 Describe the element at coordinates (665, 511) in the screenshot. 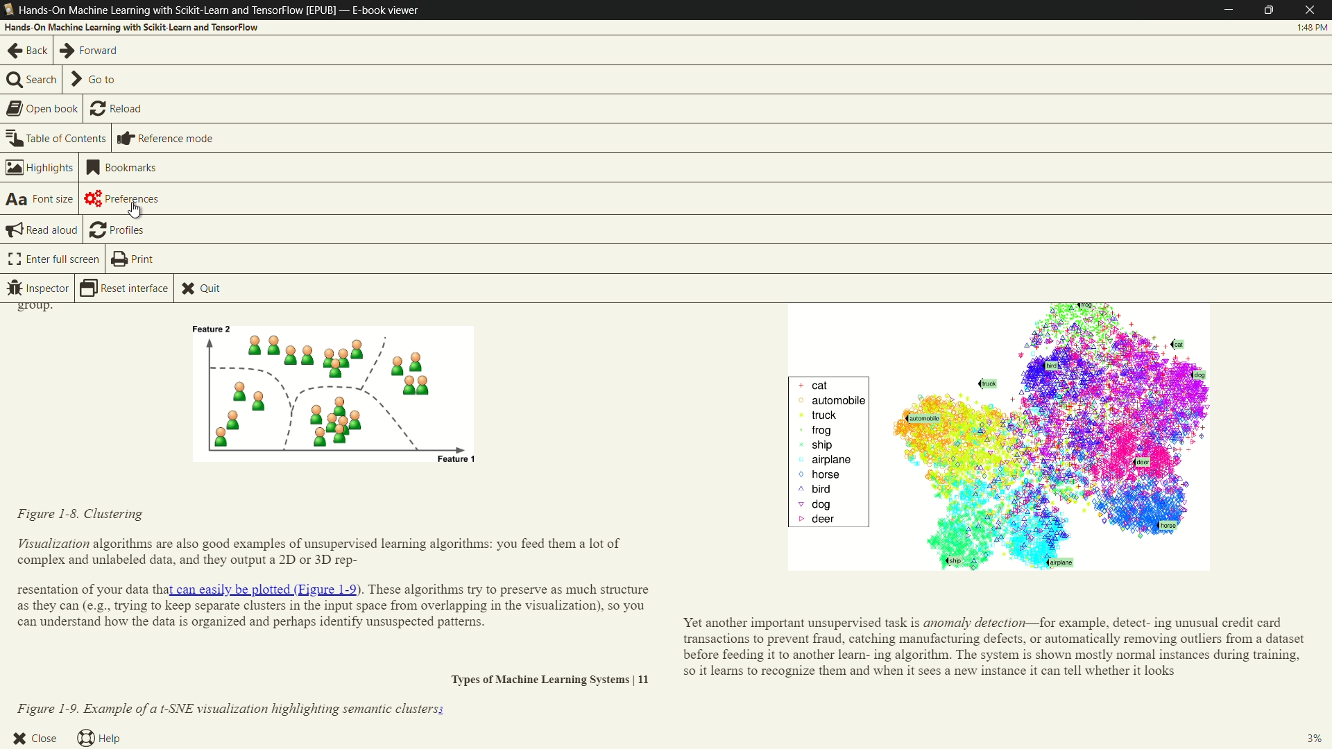

I see `book's content` at that location.